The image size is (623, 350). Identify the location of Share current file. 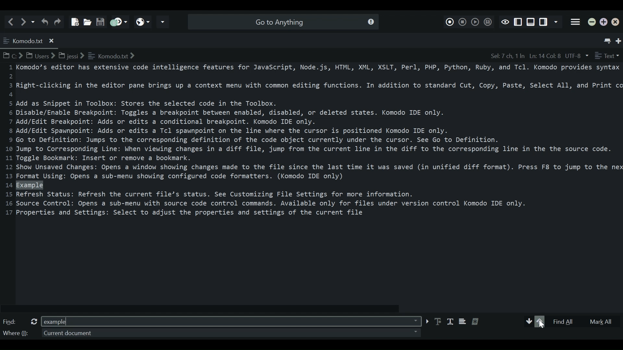
(163, 22).